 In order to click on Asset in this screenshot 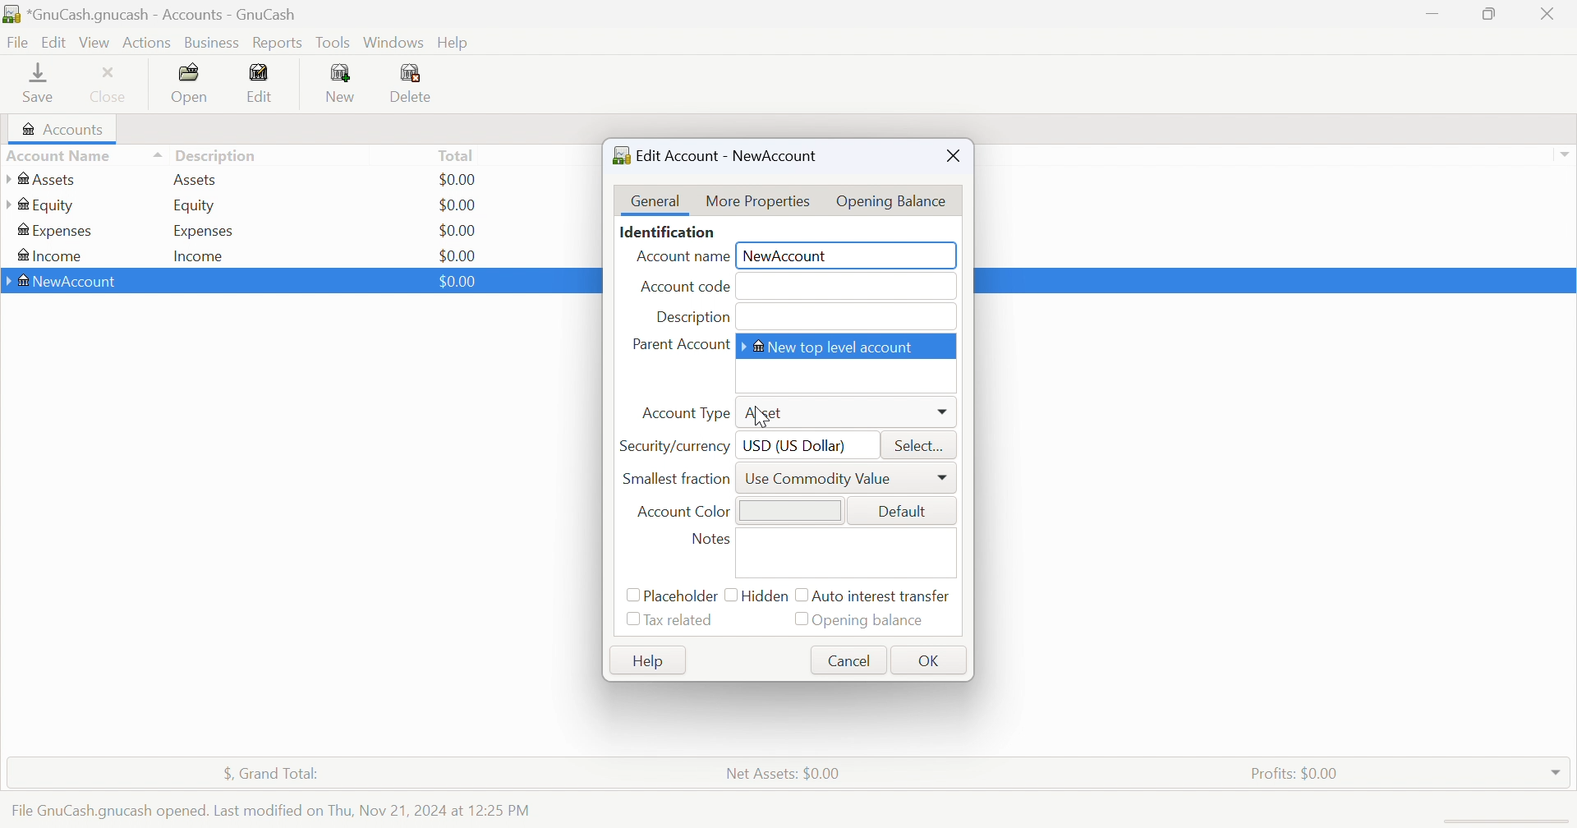, I will do `click(773, 412)`.